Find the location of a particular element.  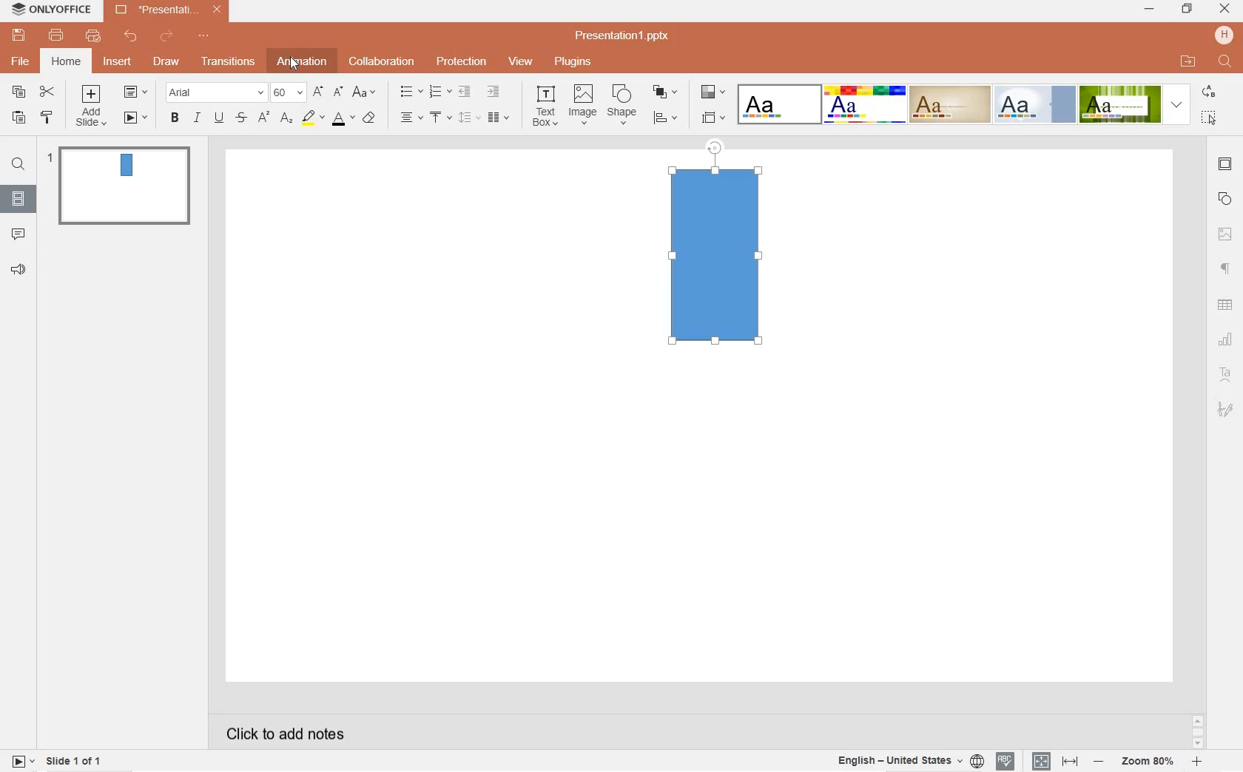

copy style is located at coordinates (48, 119).